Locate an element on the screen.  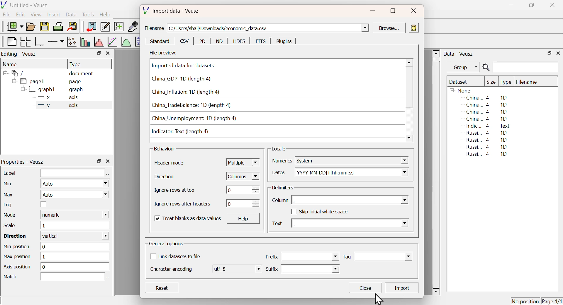
Blank Page is located at coordinates (11, 42).